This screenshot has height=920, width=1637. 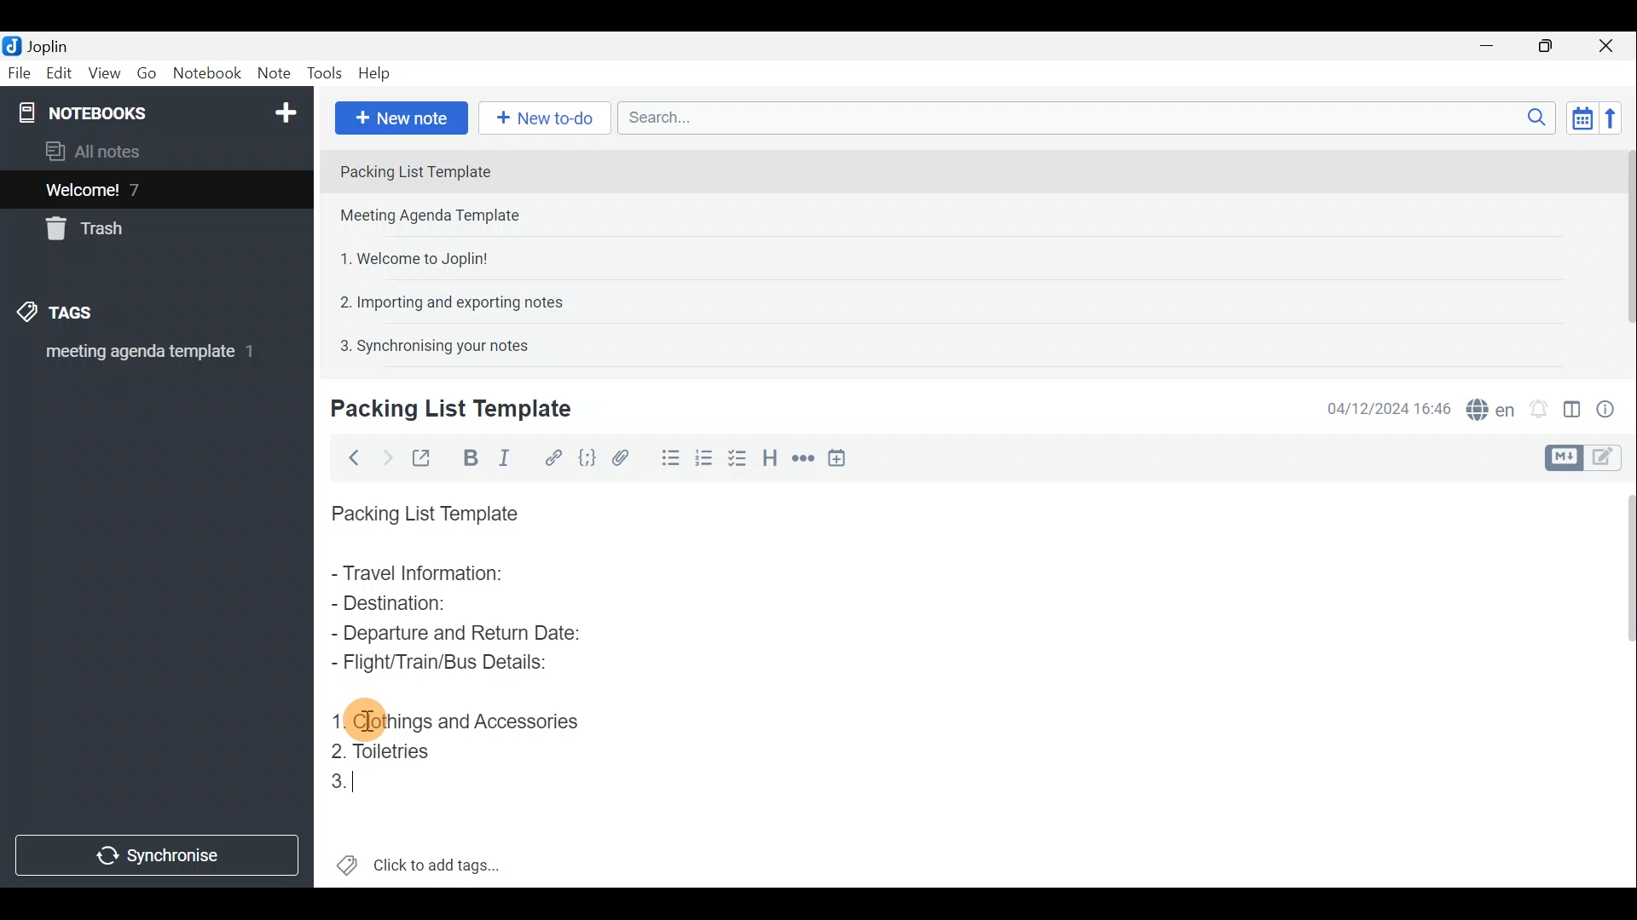 I want to click on Notebook, so click(x=154, y=111).